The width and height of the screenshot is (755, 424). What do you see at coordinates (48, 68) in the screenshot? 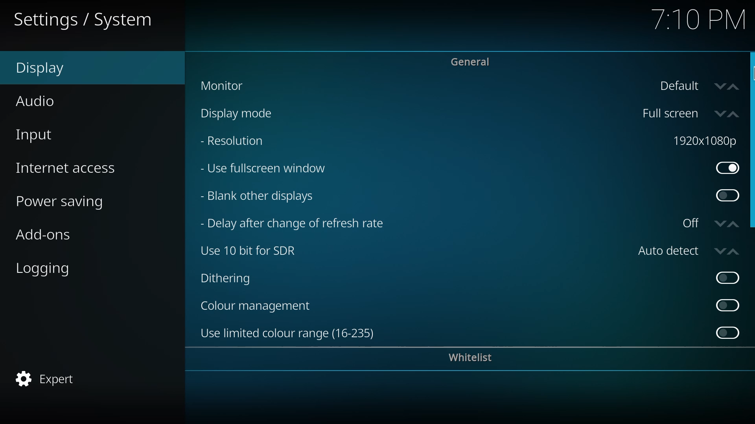
I see `display` at bounding box center [48, 68].